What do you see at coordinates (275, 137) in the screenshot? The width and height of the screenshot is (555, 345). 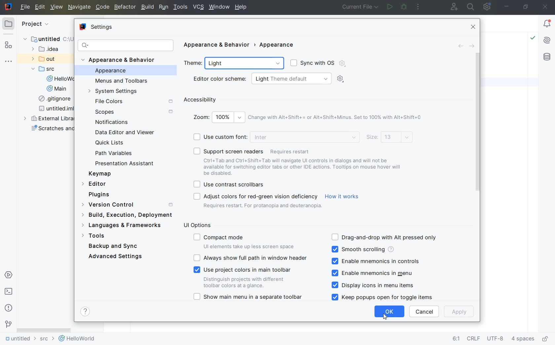 I see `Use custom font` at bounding box center [275, 137].